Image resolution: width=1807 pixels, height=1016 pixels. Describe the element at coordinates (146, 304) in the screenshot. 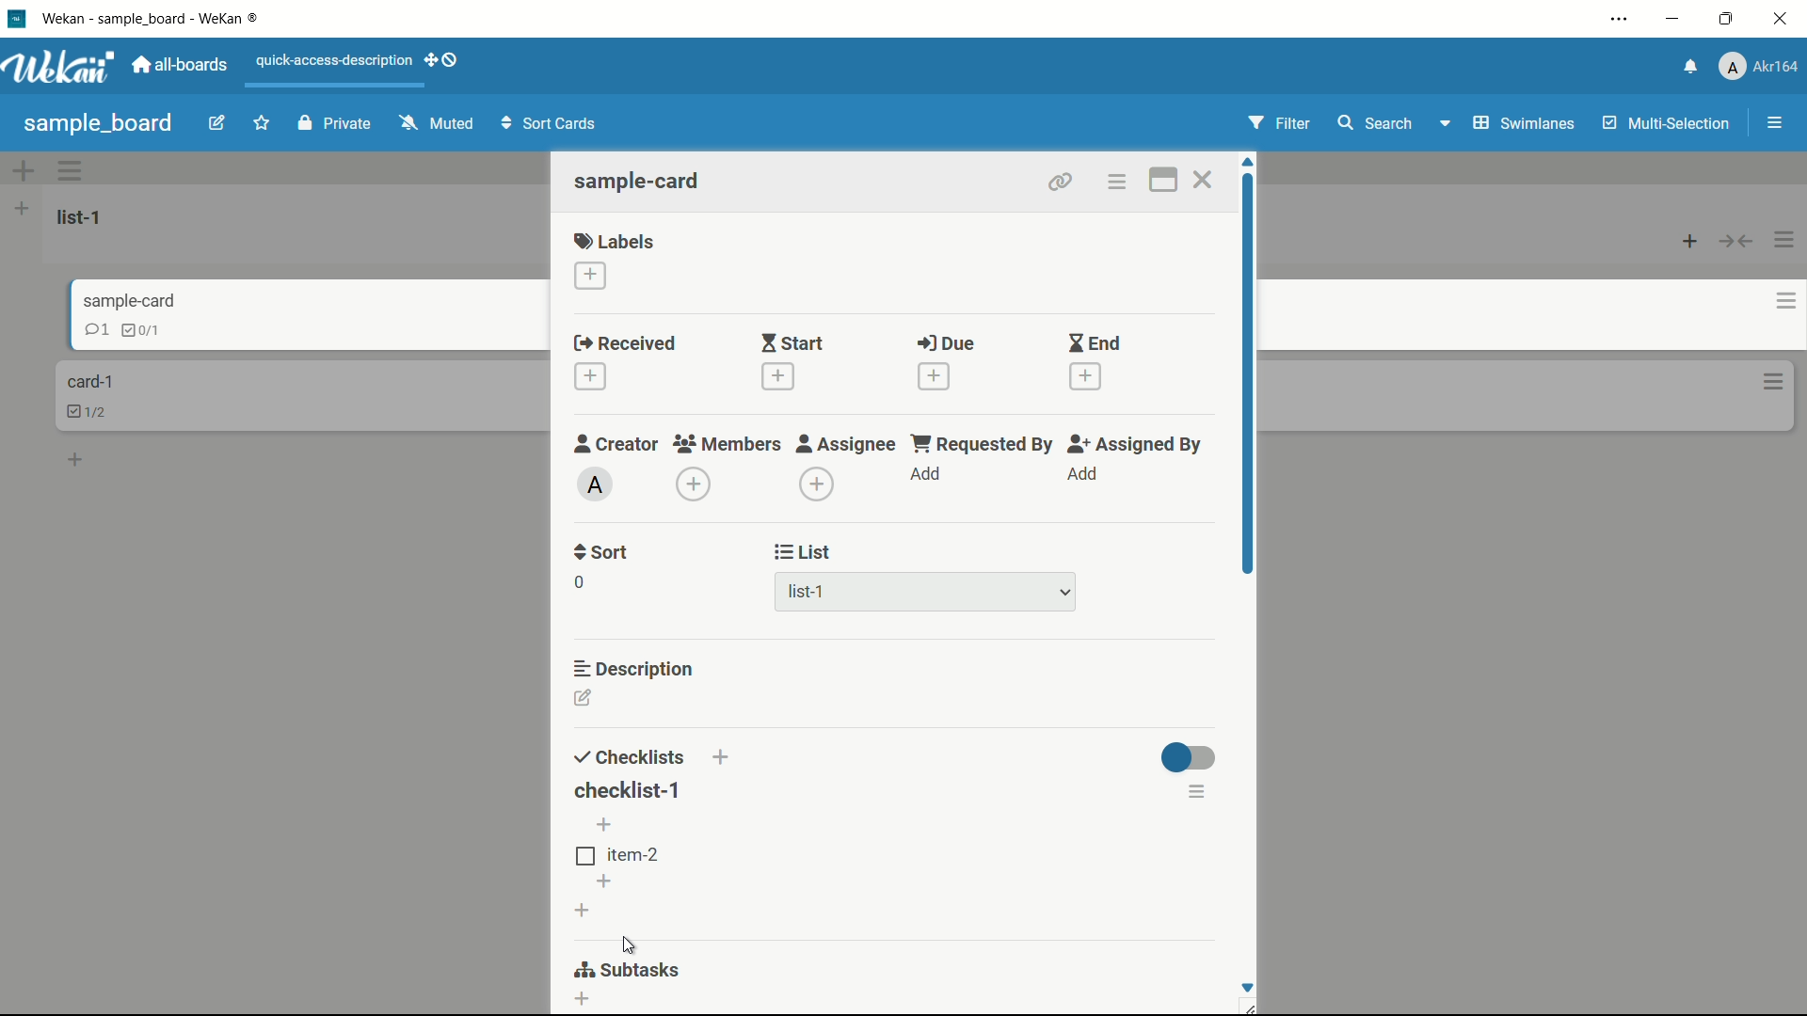

I see `card name` at that location.